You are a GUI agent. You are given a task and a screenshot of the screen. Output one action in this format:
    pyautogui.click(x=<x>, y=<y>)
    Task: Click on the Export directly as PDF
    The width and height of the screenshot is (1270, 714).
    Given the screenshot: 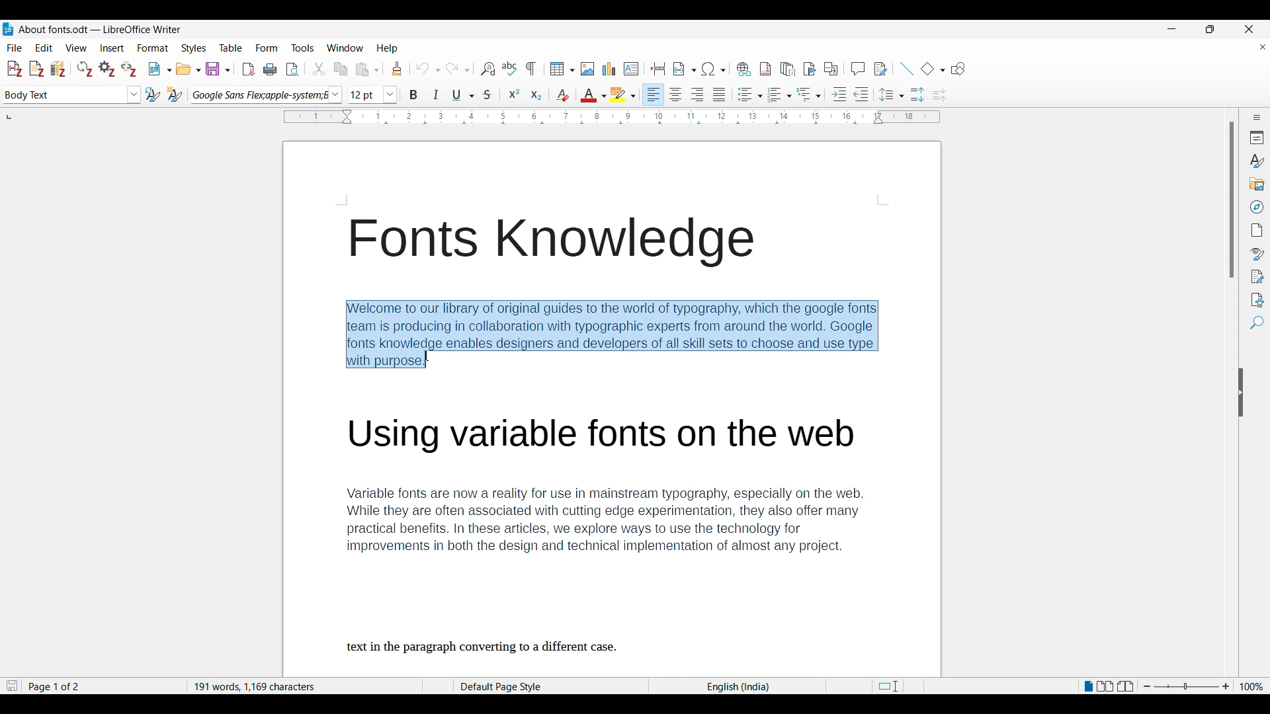 What is the action you would take?
    pyautogui.click(x=249, y=69)
    